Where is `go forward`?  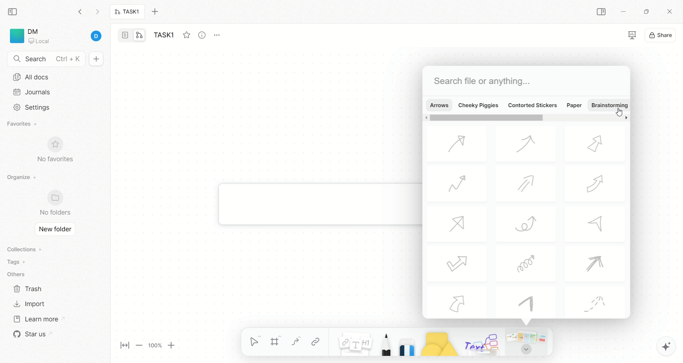 go forward is located at coordinates (97, 14).